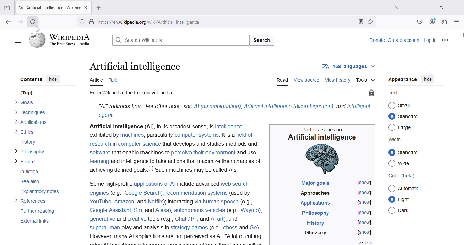 This screenshot has width=464, height=245. I want to click on research in computer science, so click(125, 144).